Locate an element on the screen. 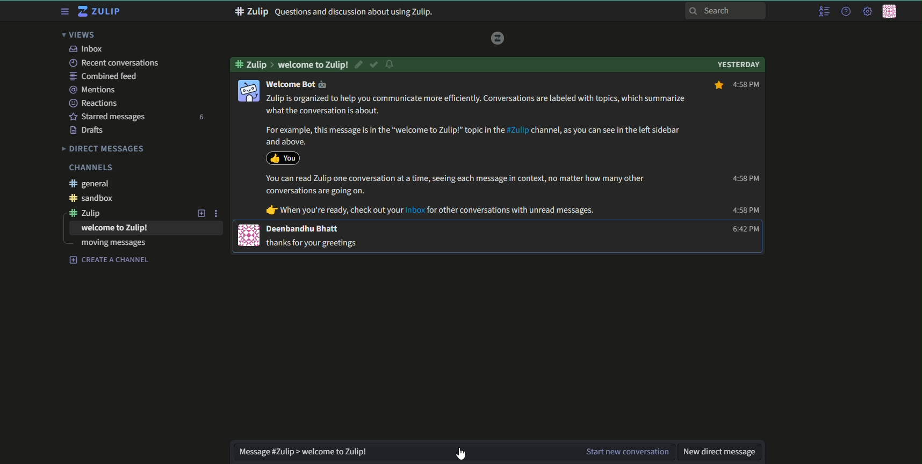 The height and width of the screenshot is (464, 922). moving messages is located at coordinates (113, 244).